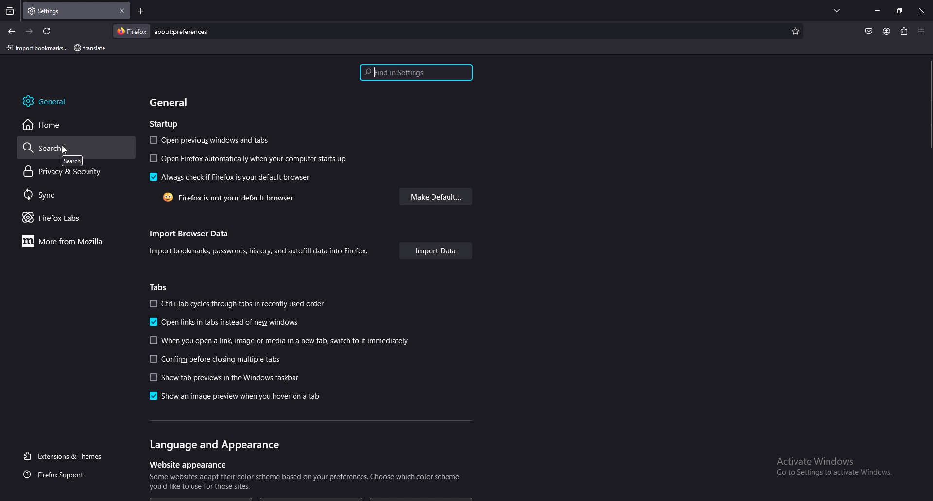 The height and width of the screenshot is (501, 933). Describe the element at coordinates (218, 358) in the screenshot. I see `confirm before closing multiple tabs` at that location.